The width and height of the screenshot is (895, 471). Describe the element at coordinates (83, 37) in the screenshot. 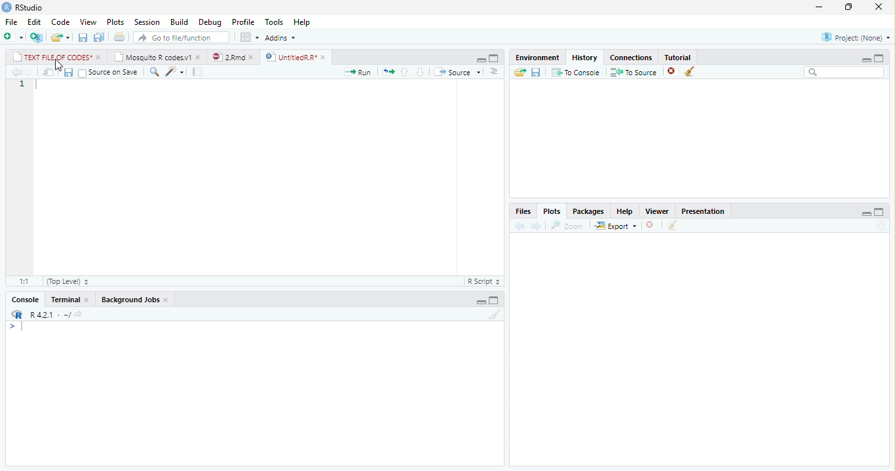

I see `save` at that location.